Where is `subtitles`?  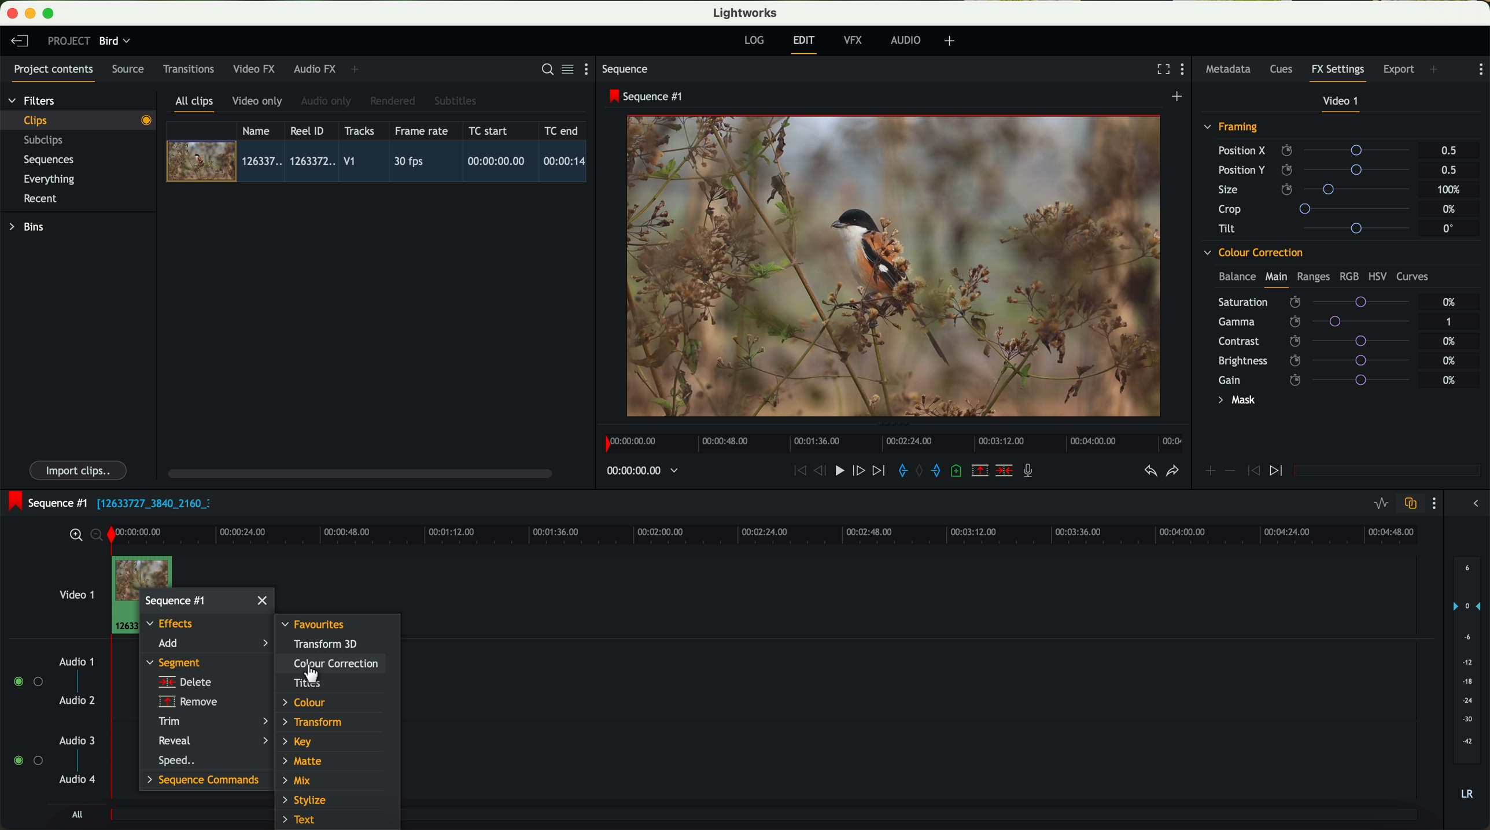 subtitles is located at coordinates (453, 101).